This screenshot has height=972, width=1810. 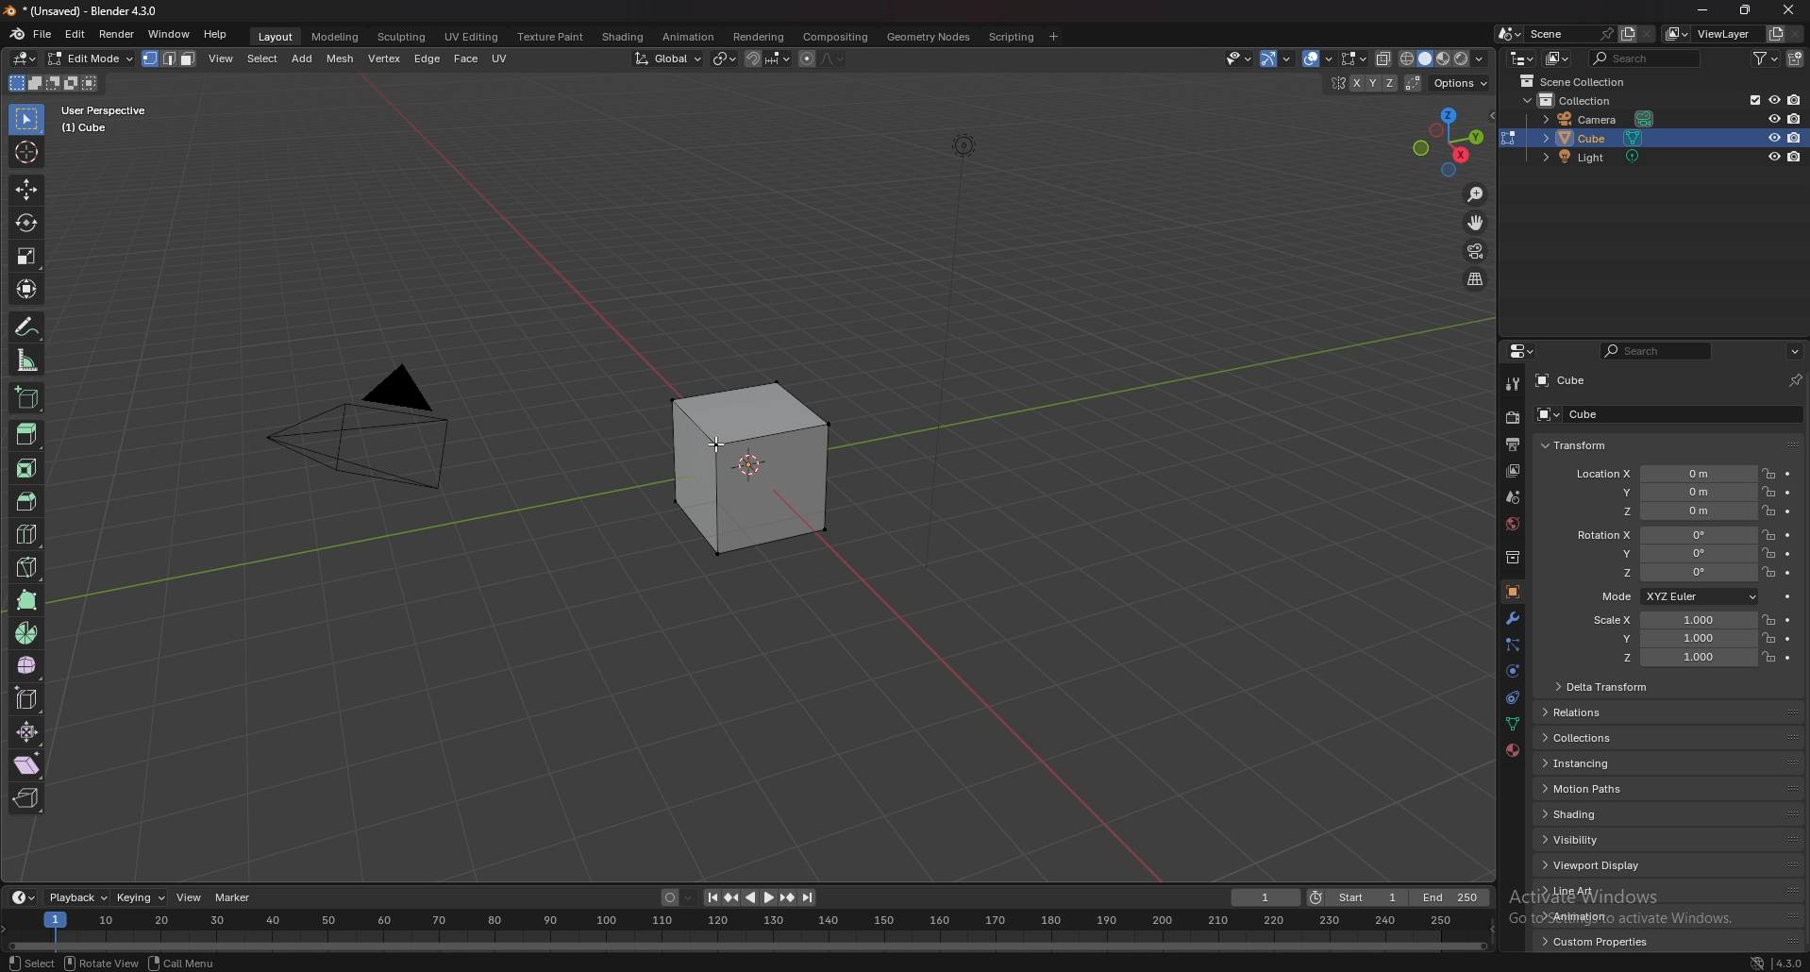 What do you see at coordinates (27, 256) in the screenshot?
I see `scale` at bounding box center [27, 256].